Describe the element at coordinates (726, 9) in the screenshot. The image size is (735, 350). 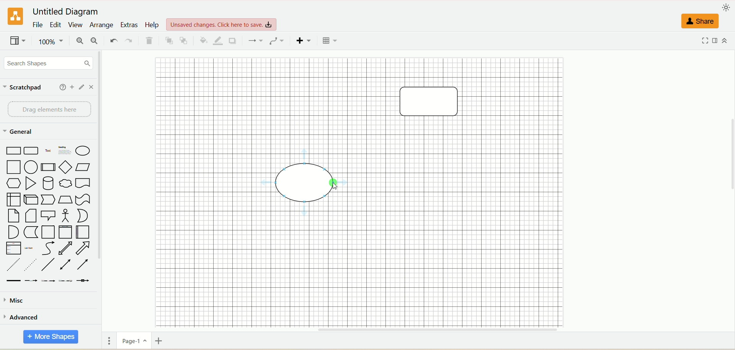
I see `appearance` at that location.